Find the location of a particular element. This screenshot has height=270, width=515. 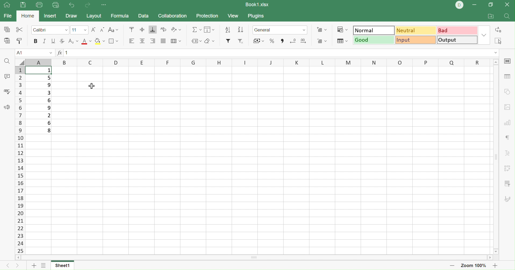

Output is located at coordinates (457, 40).